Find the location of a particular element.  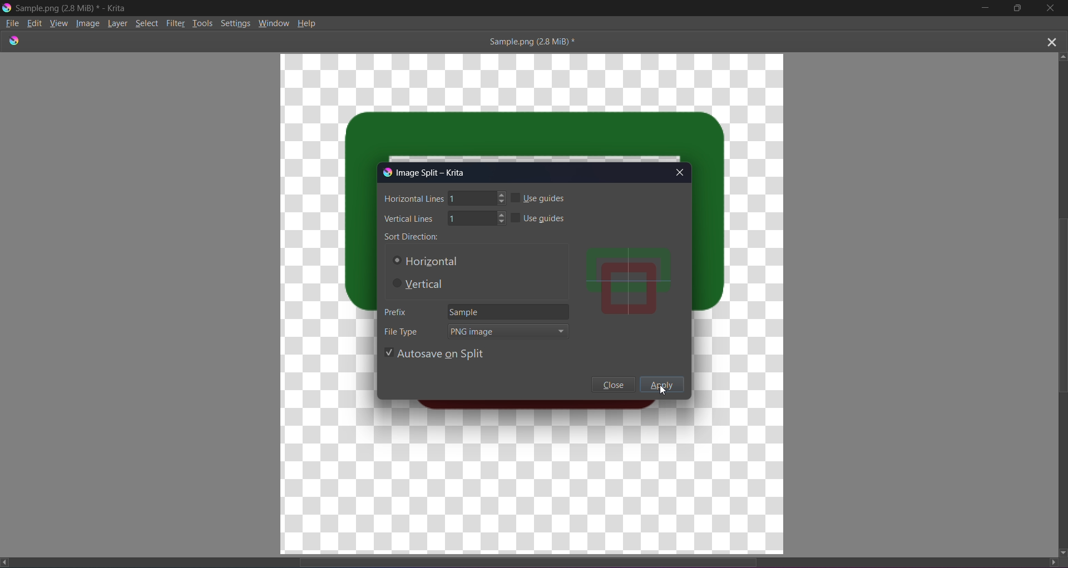

Vertical Scroll bar is located at coordinates (1055, 302).